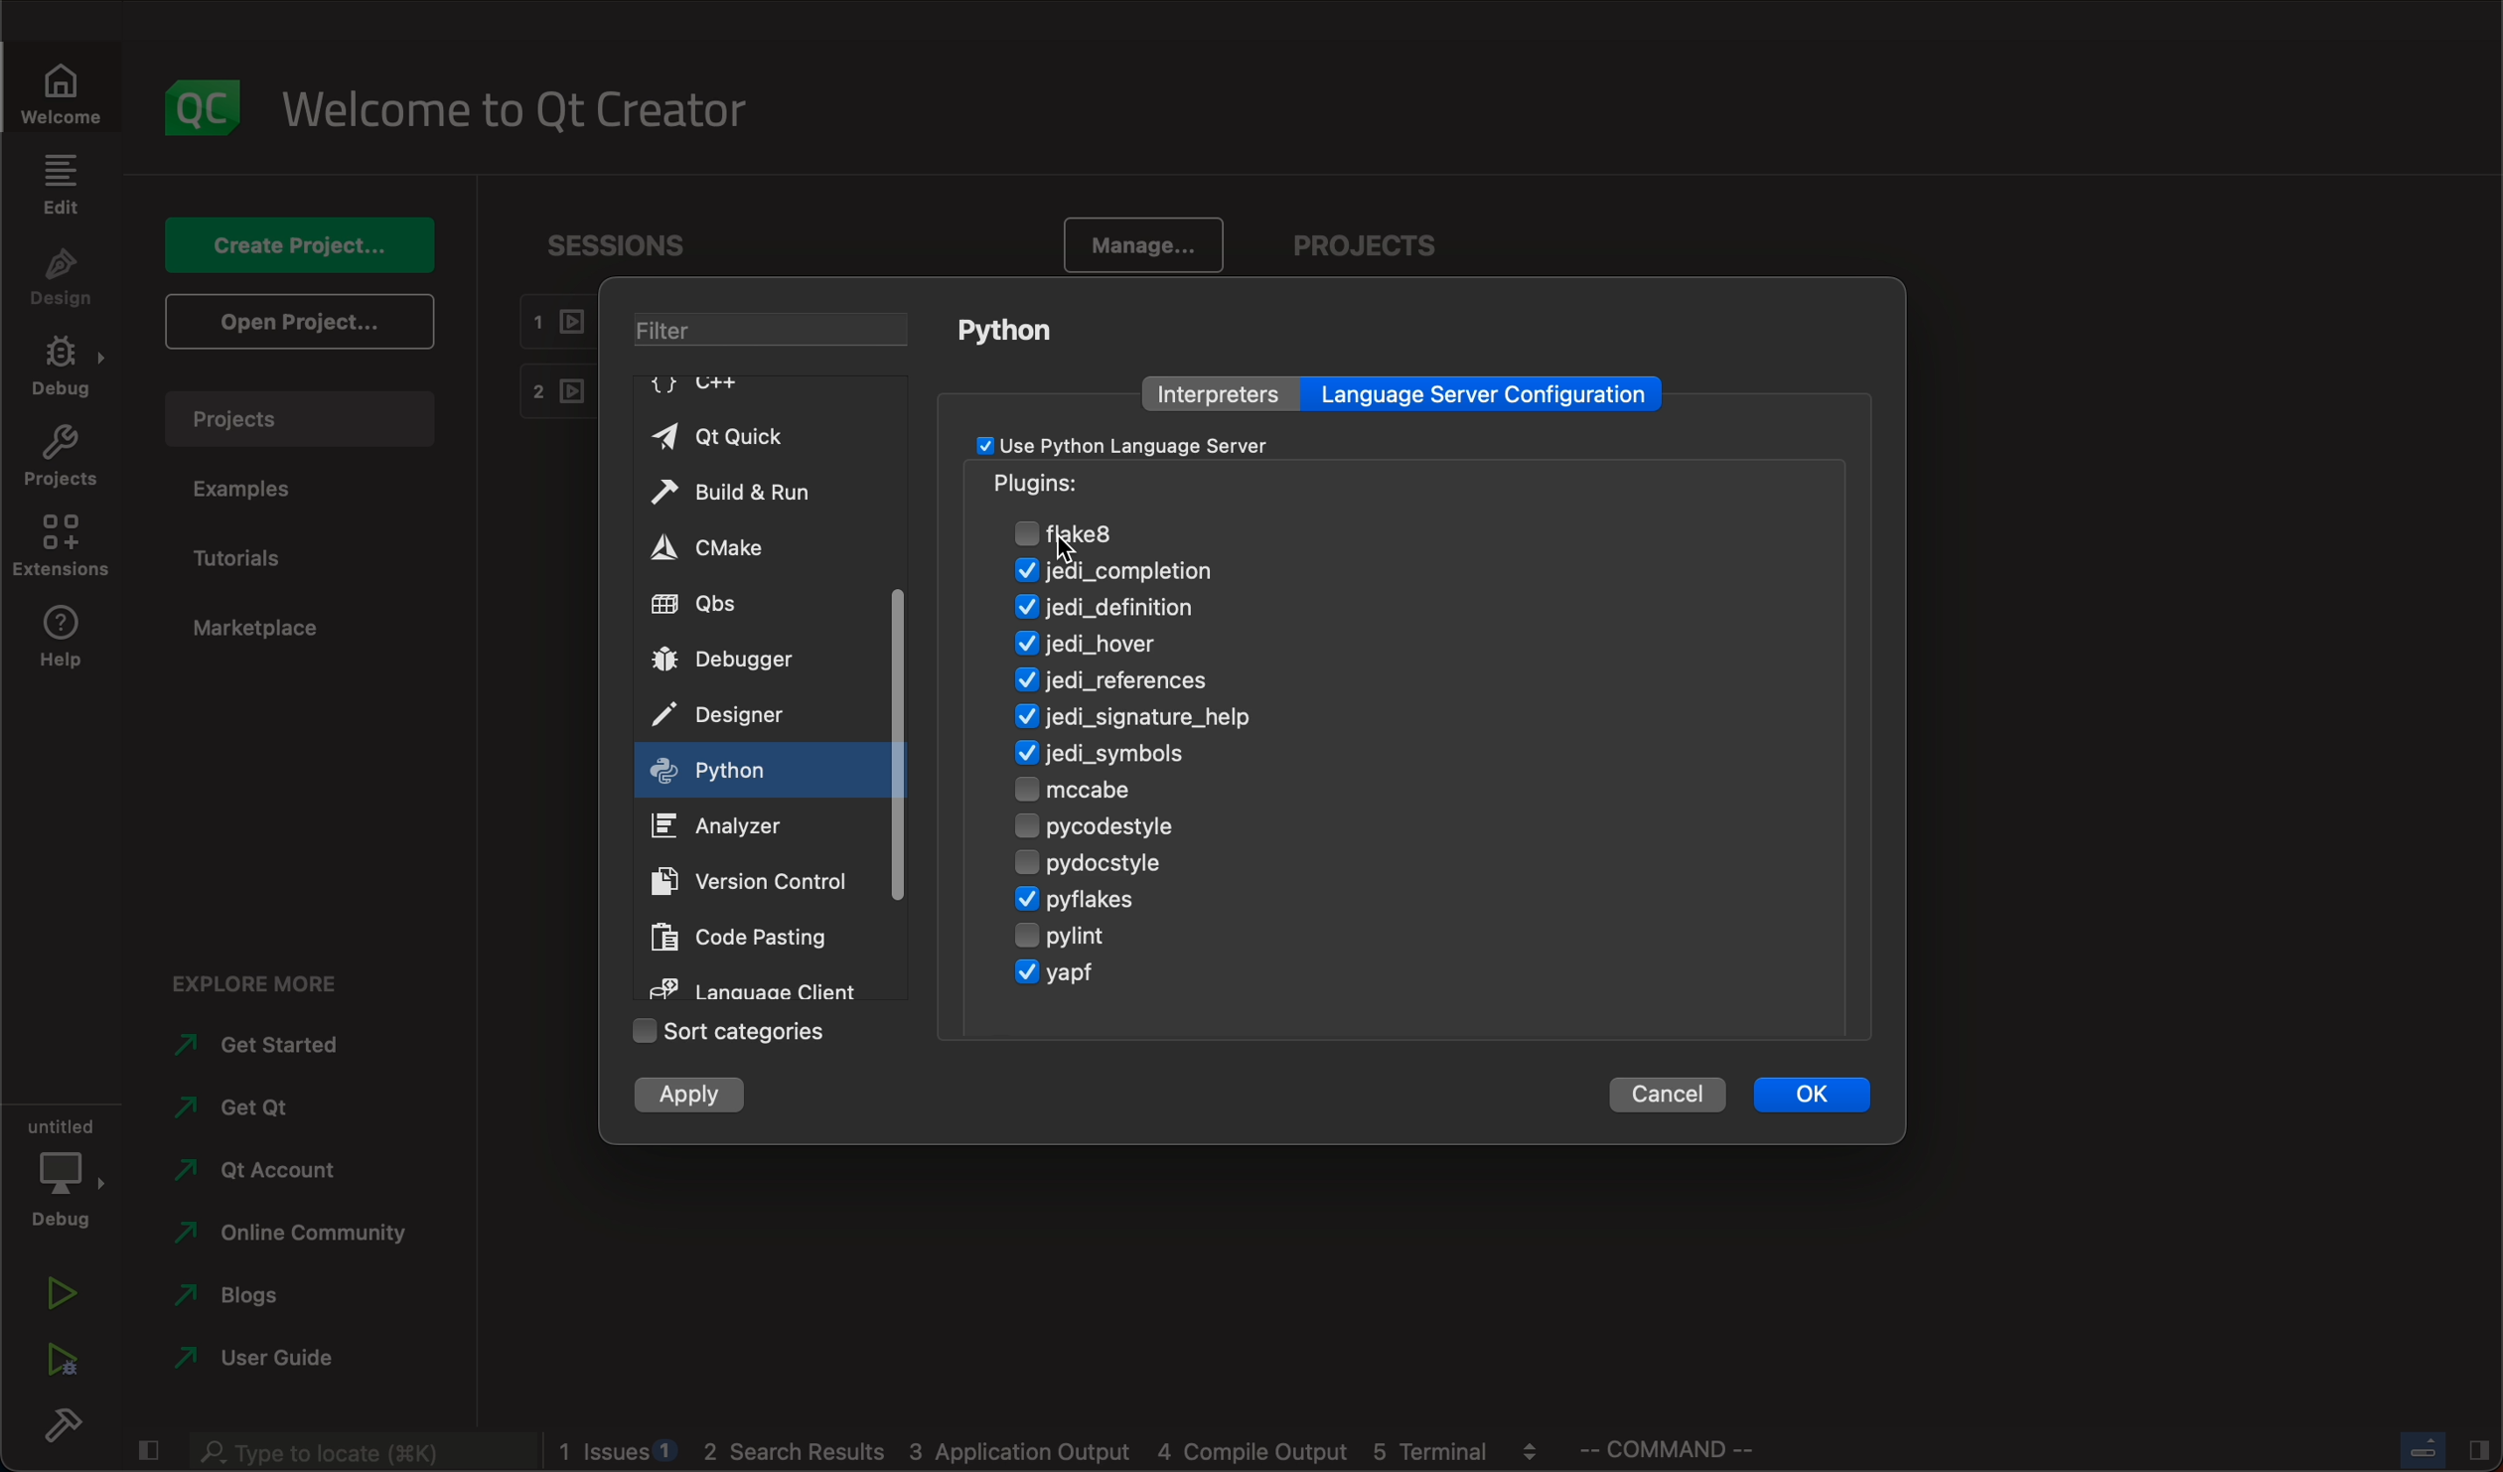 Image resolution: width=2503 pixels, height=1472 pixels. What do you see at coordinates (1099, 827) in the screenshot?
I see `pycodestyle` at bounding box center [1099, 827].